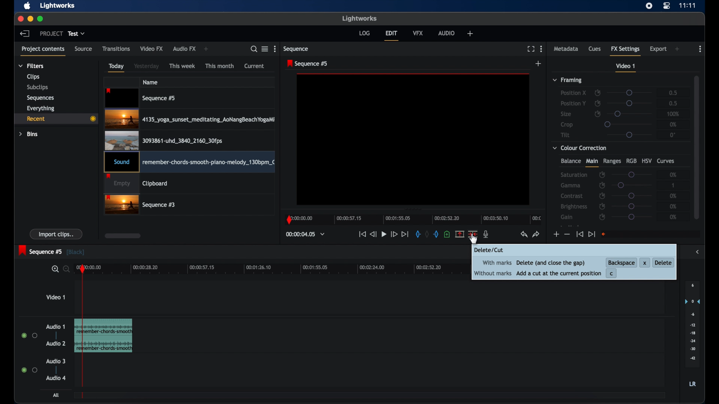 The height and width of the screenshot is (404, 719). I want to click on enable/disable keyframes, so click(602, 175).